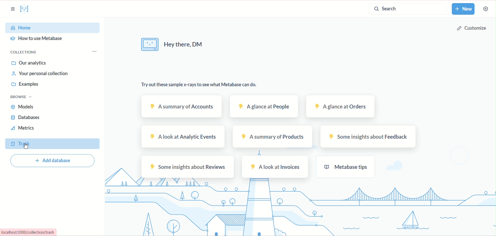  Describe the element at coordinates (55, 161) in the screenshot. I see `add database` at that location.